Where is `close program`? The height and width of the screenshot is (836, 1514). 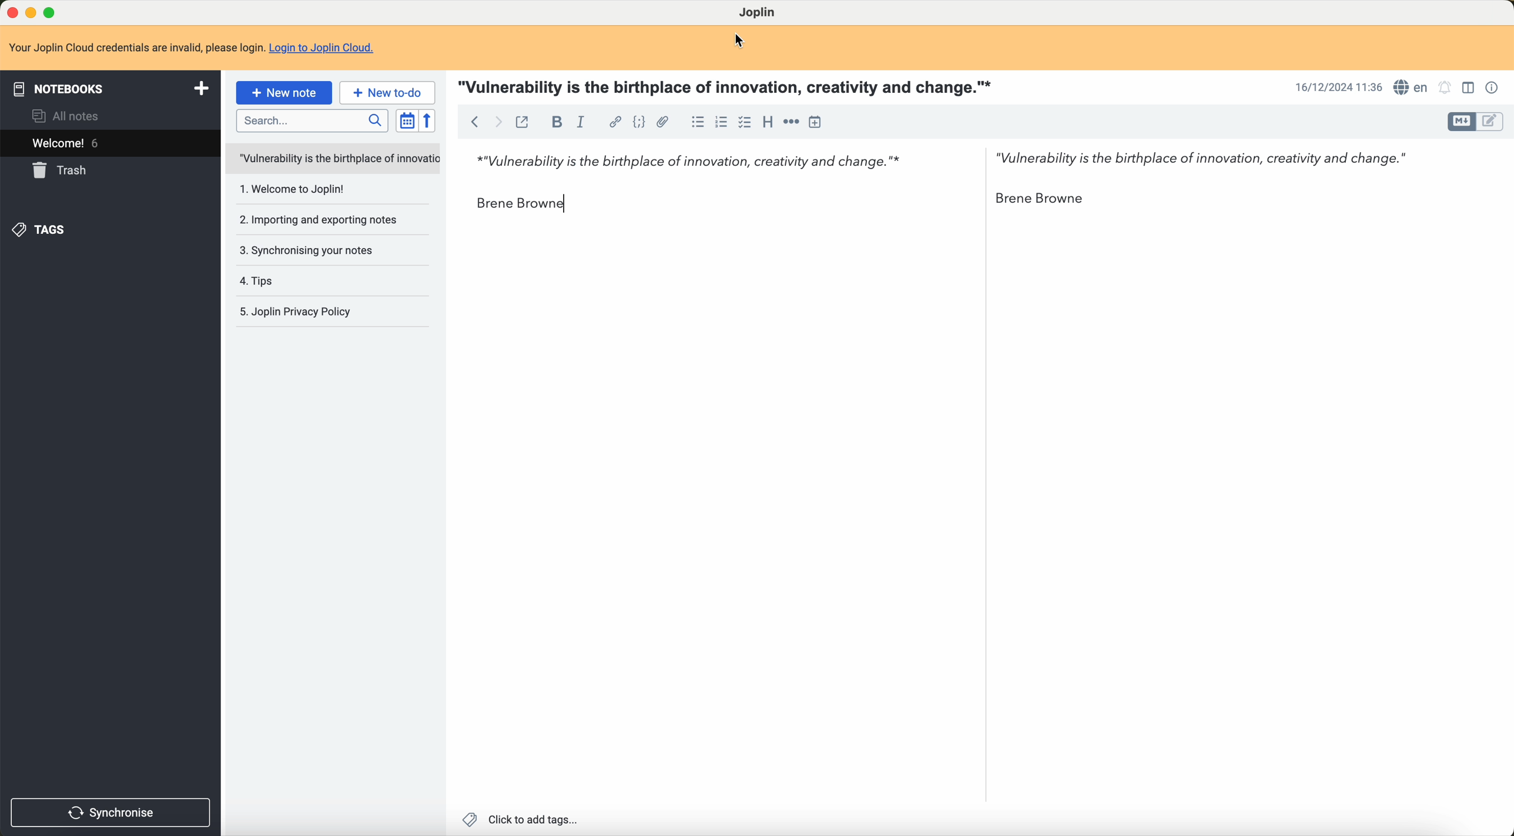
close program is located at coordinates (11, 11).